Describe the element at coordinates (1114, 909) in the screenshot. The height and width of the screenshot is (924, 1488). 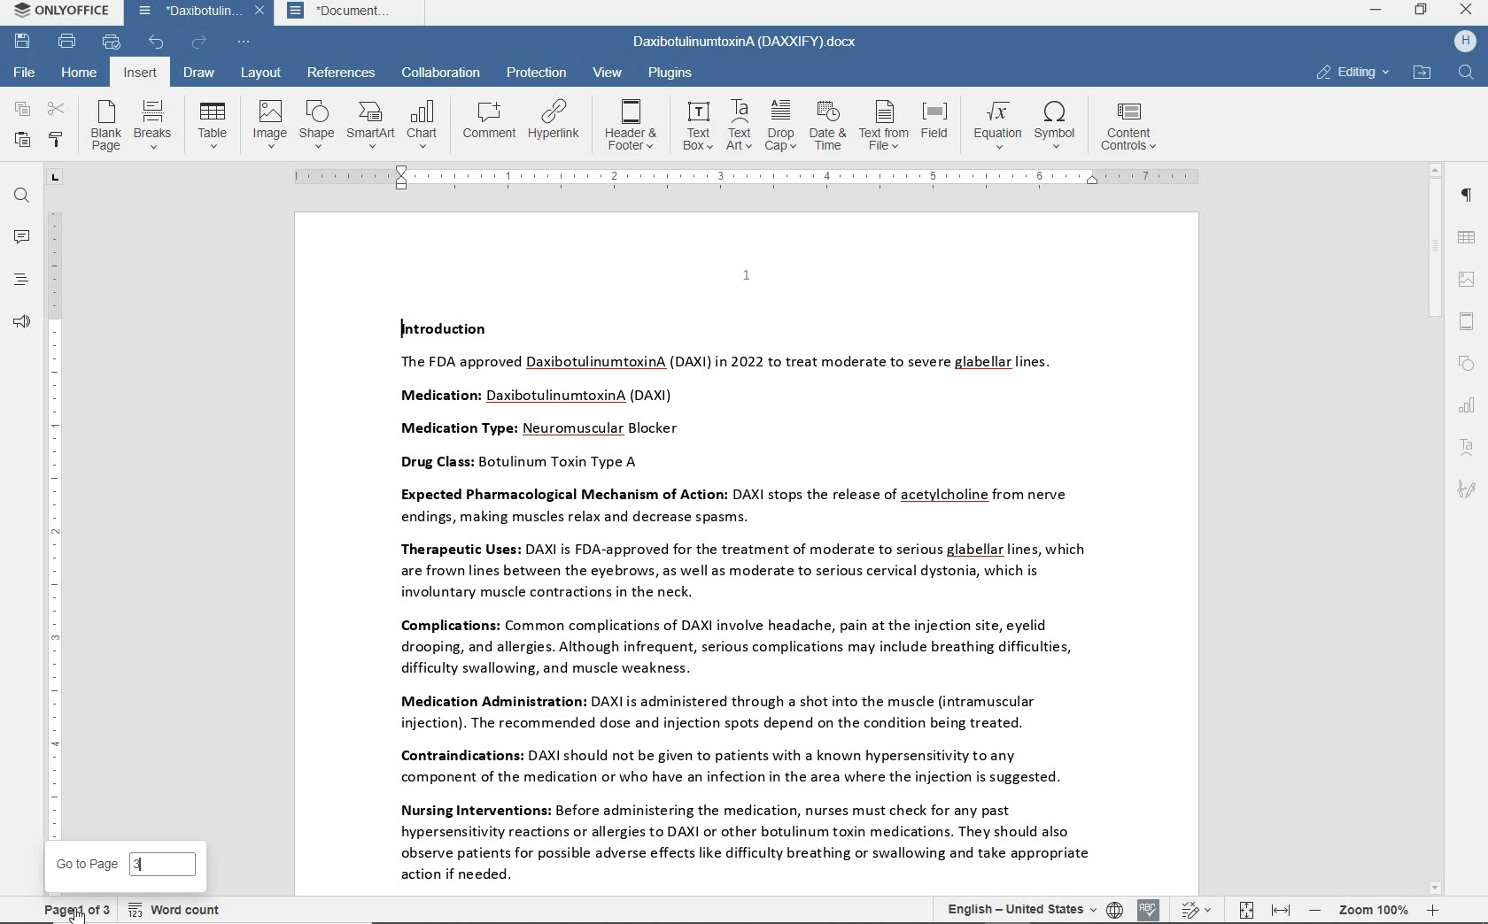
I see `set document language` at that location.